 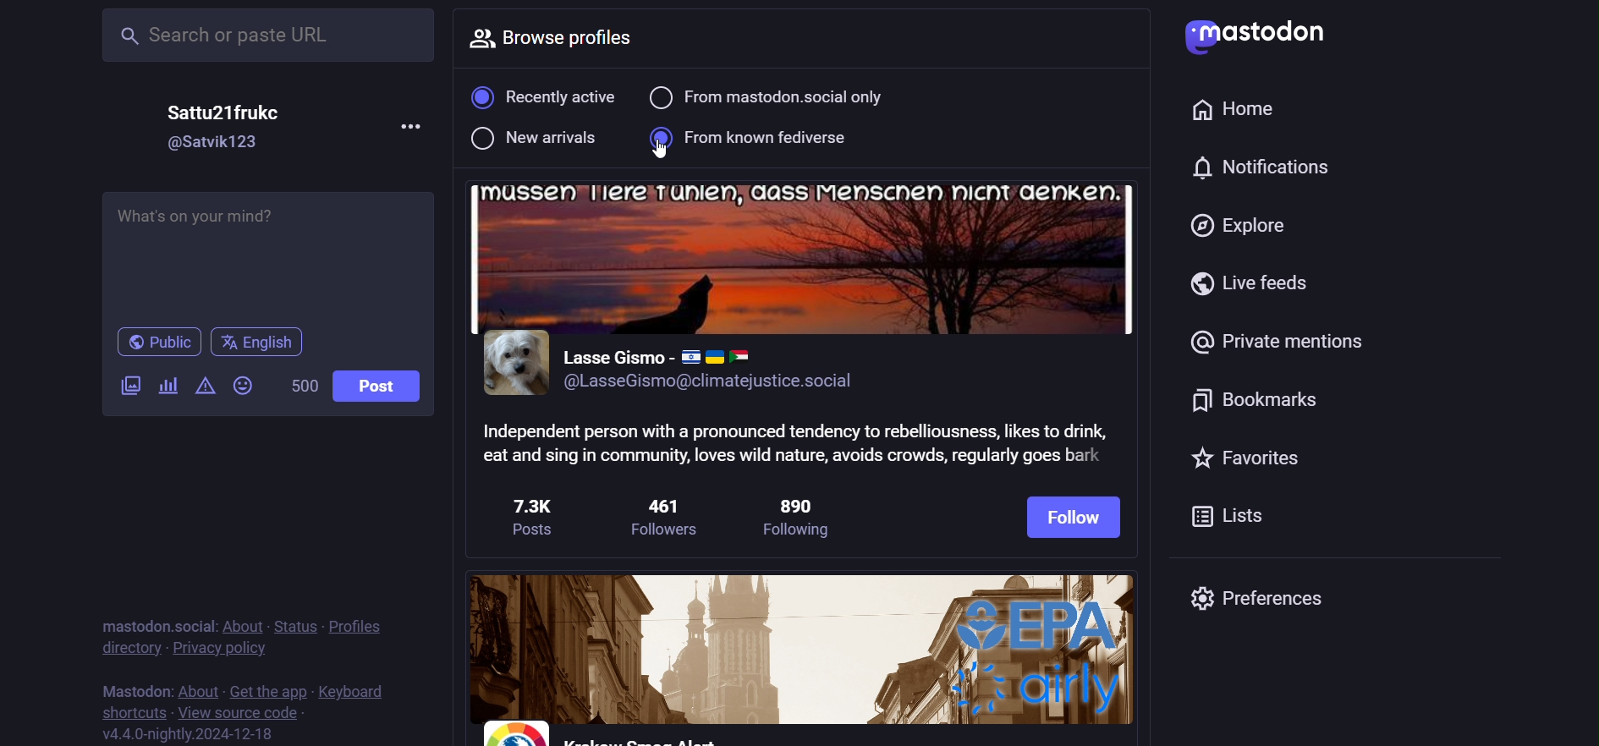 I want to click on bookmark, so click(x=1265, y=398).